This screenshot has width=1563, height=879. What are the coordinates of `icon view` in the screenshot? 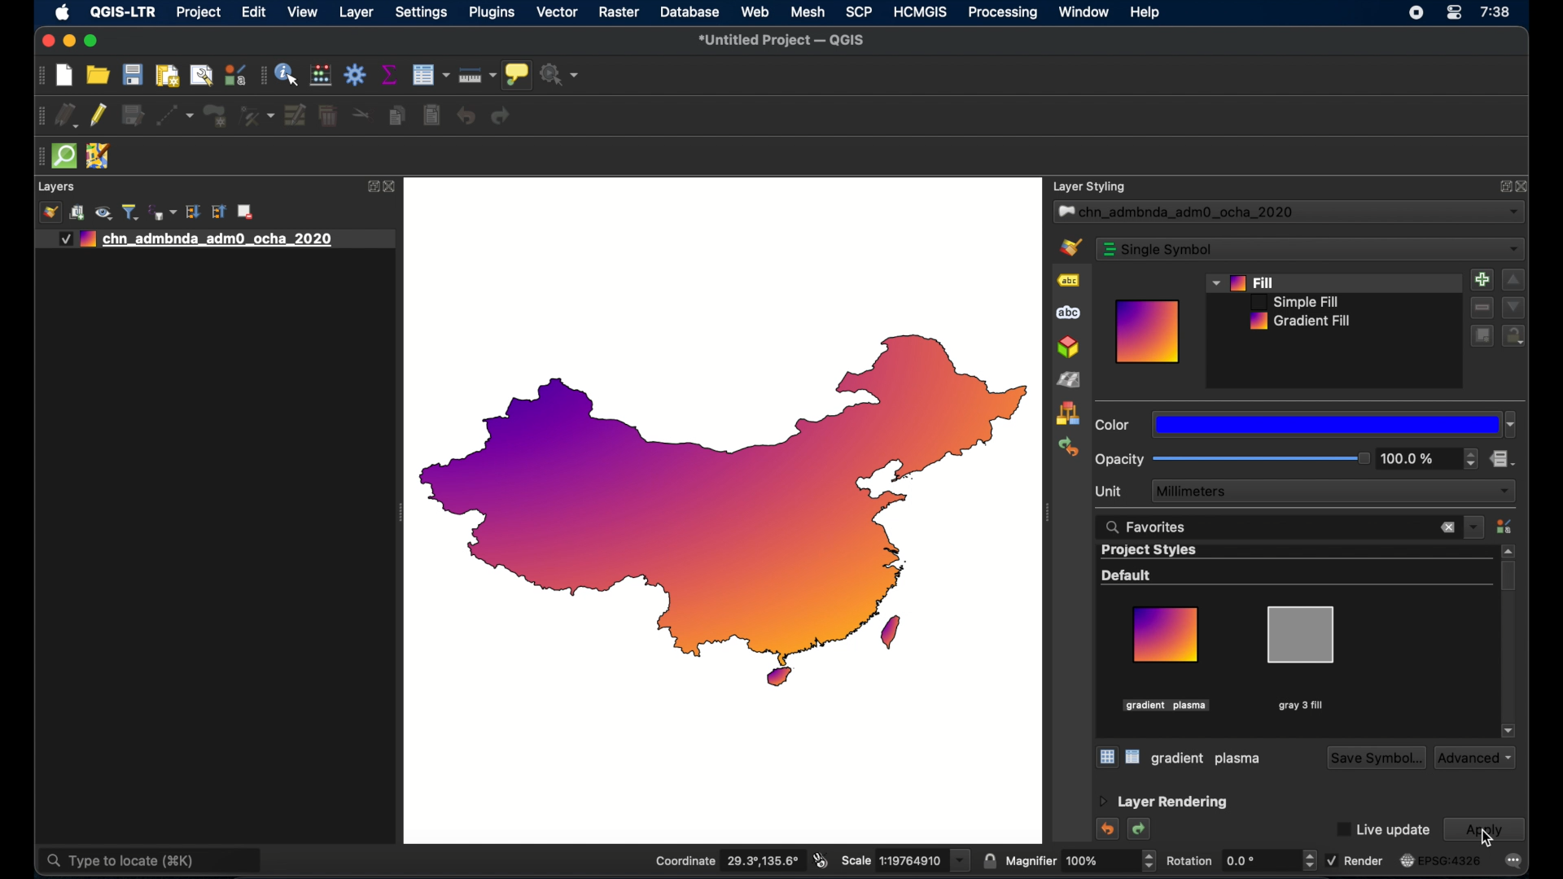 It's located at (1106, 756).